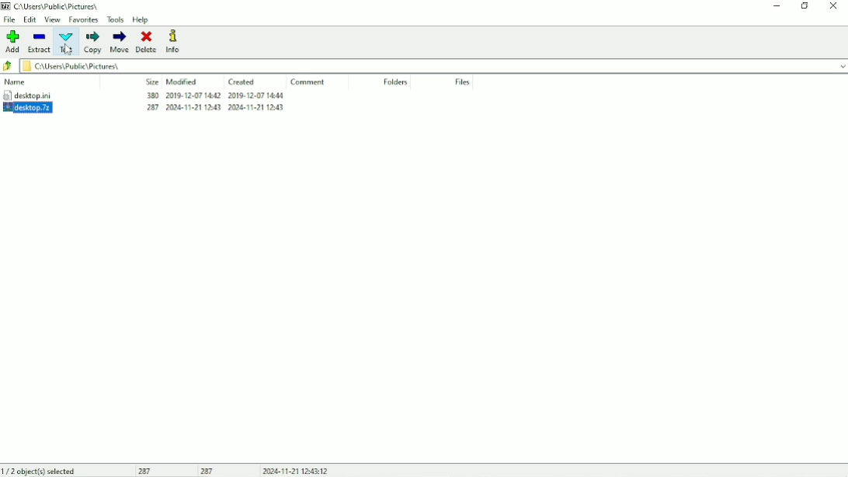 This screenshot has width=848, height=477. I want to click on Test, so click(68, 43).